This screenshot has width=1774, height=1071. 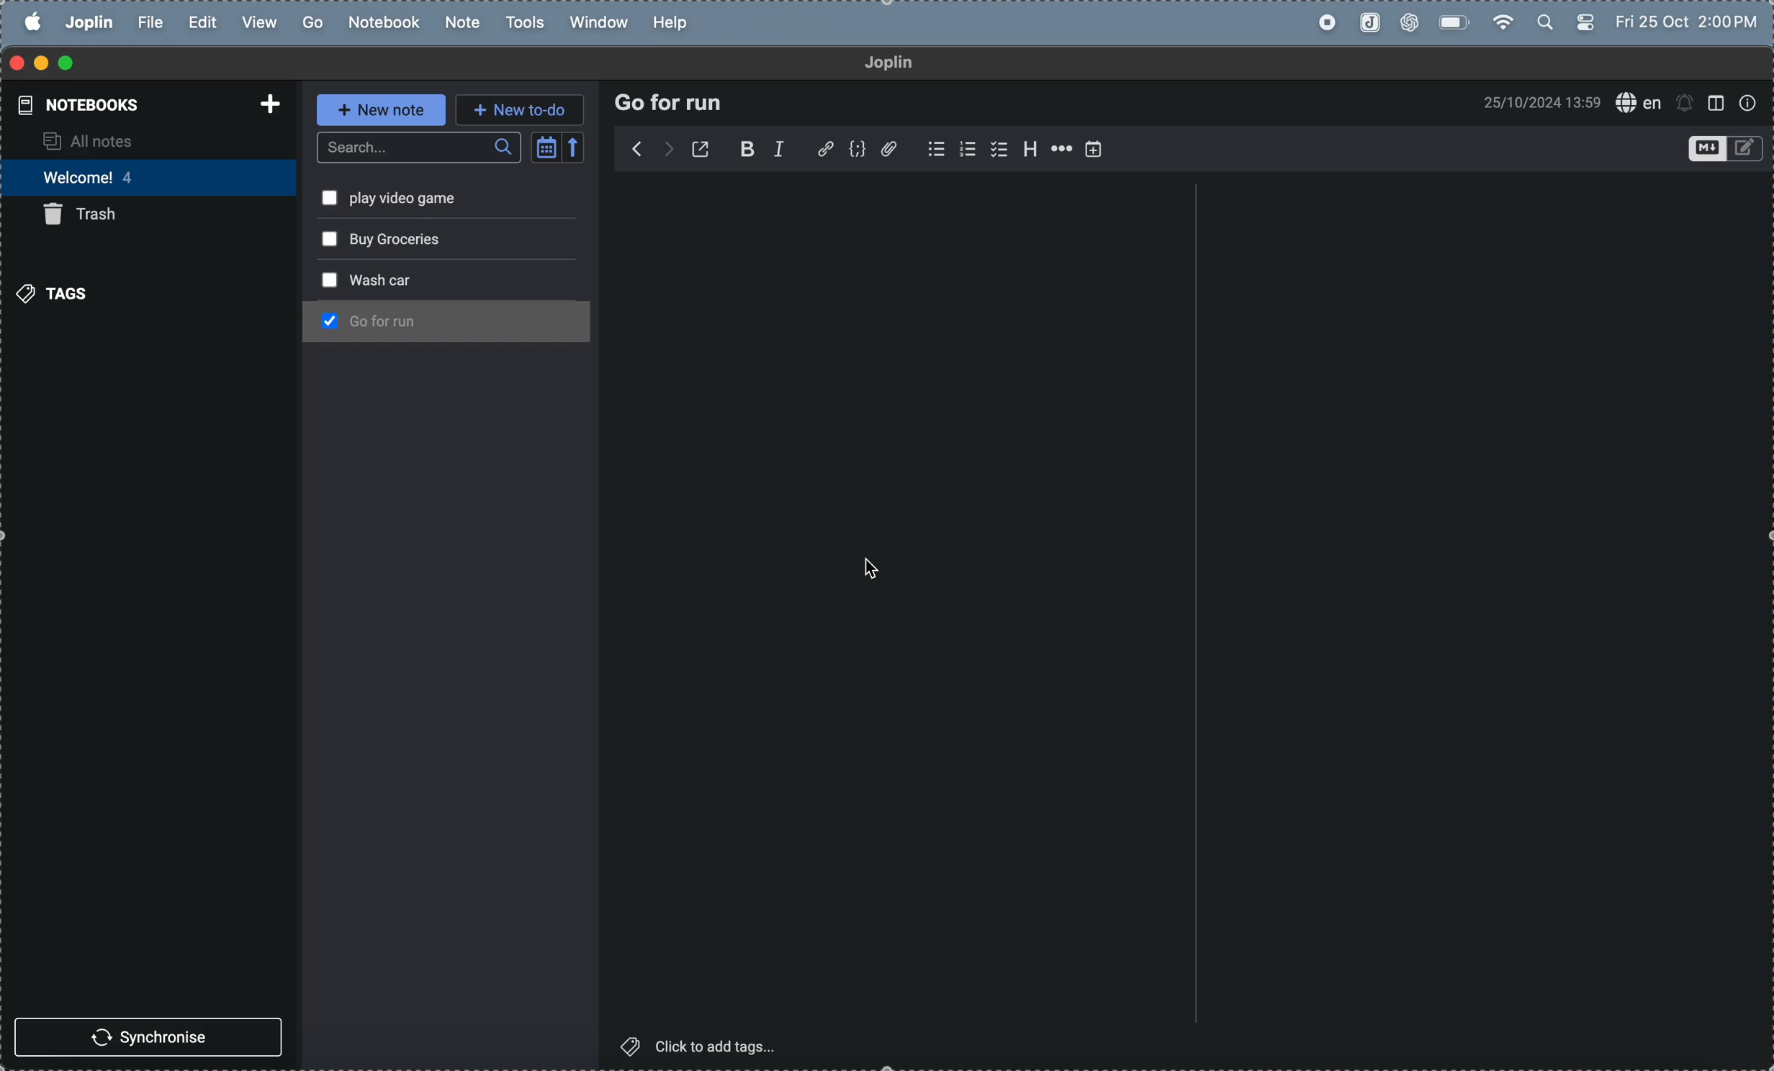 I want to click on buy grocerires, so click(x=438, y=277).